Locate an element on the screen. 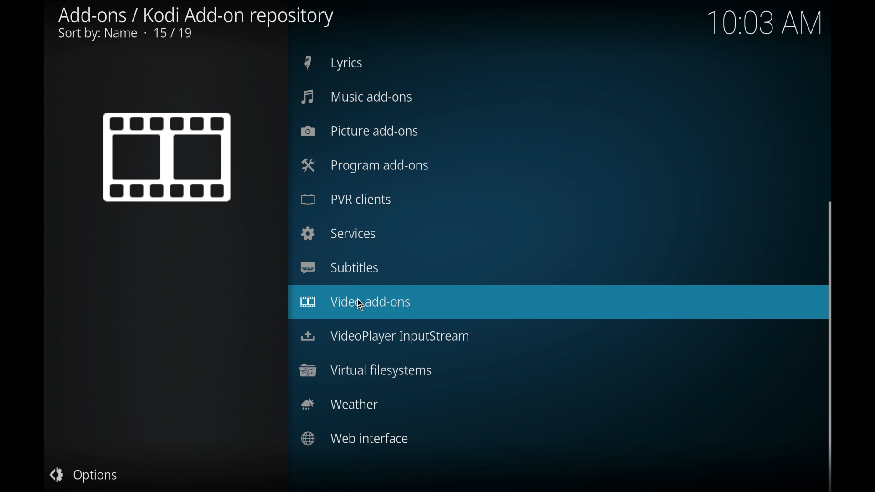  time is located at coordinates (773, 25).